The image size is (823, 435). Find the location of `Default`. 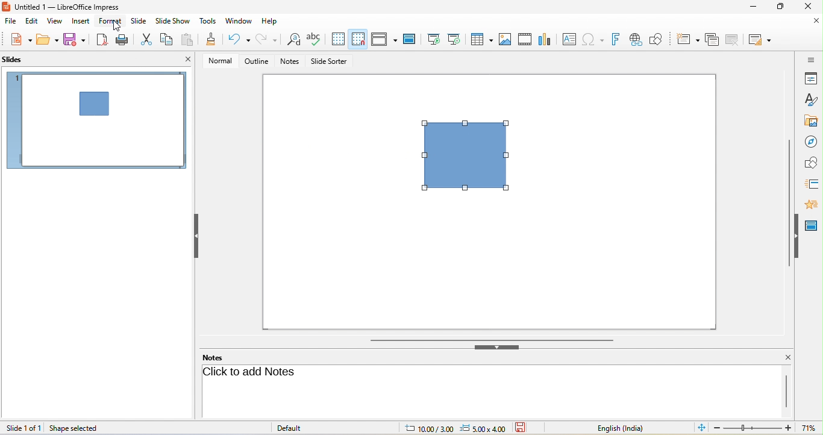

Default is located at coordinates (299, 428).